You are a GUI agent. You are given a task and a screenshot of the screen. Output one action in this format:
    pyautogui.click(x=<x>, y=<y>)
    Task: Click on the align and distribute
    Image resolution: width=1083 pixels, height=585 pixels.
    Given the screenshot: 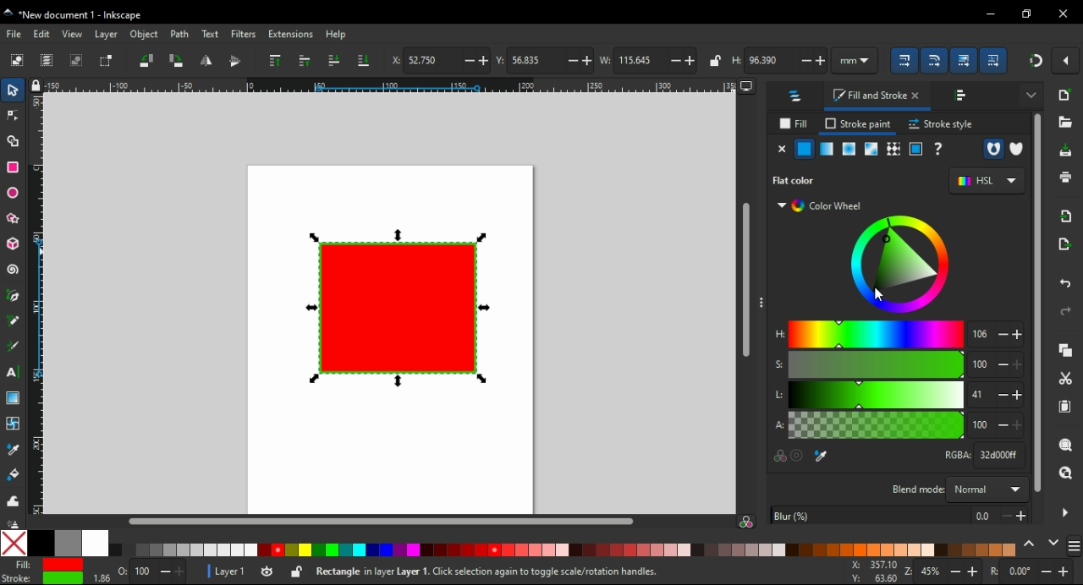 What is the action you would take?
    pyautogui.click(x=962, y=96)
    